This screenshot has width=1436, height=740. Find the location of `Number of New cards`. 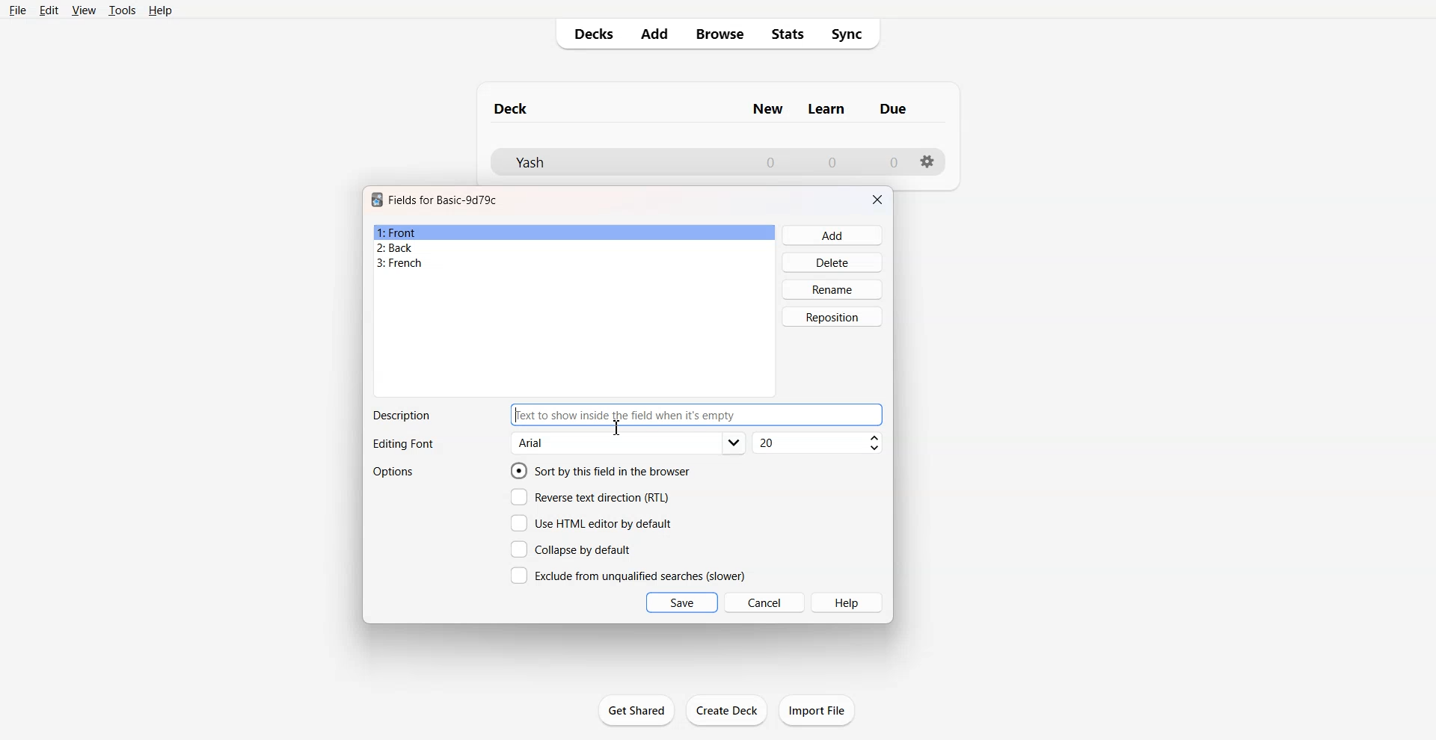

Number of New cards is located at coordinates (770, 162).